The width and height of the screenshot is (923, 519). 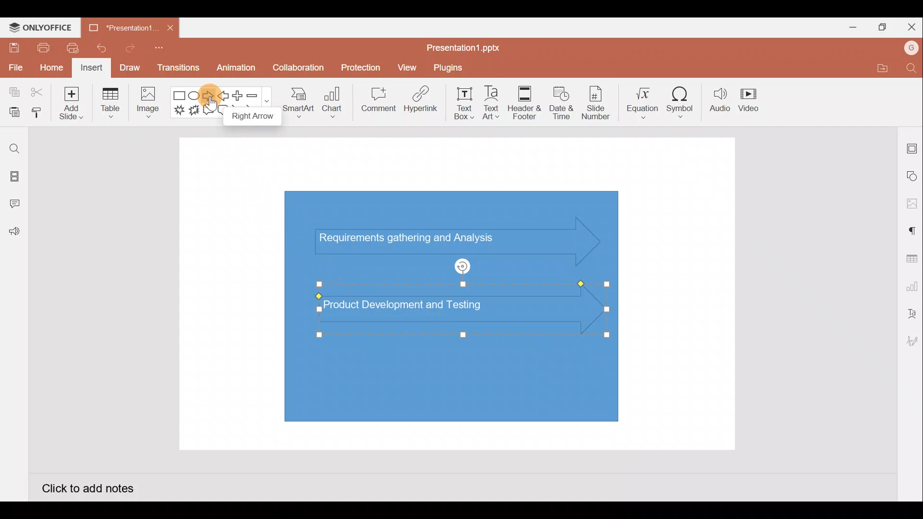 What do you see at coordinates (146, 105) in the screenshot?
I see `Image` at bounding box center [146, 105].